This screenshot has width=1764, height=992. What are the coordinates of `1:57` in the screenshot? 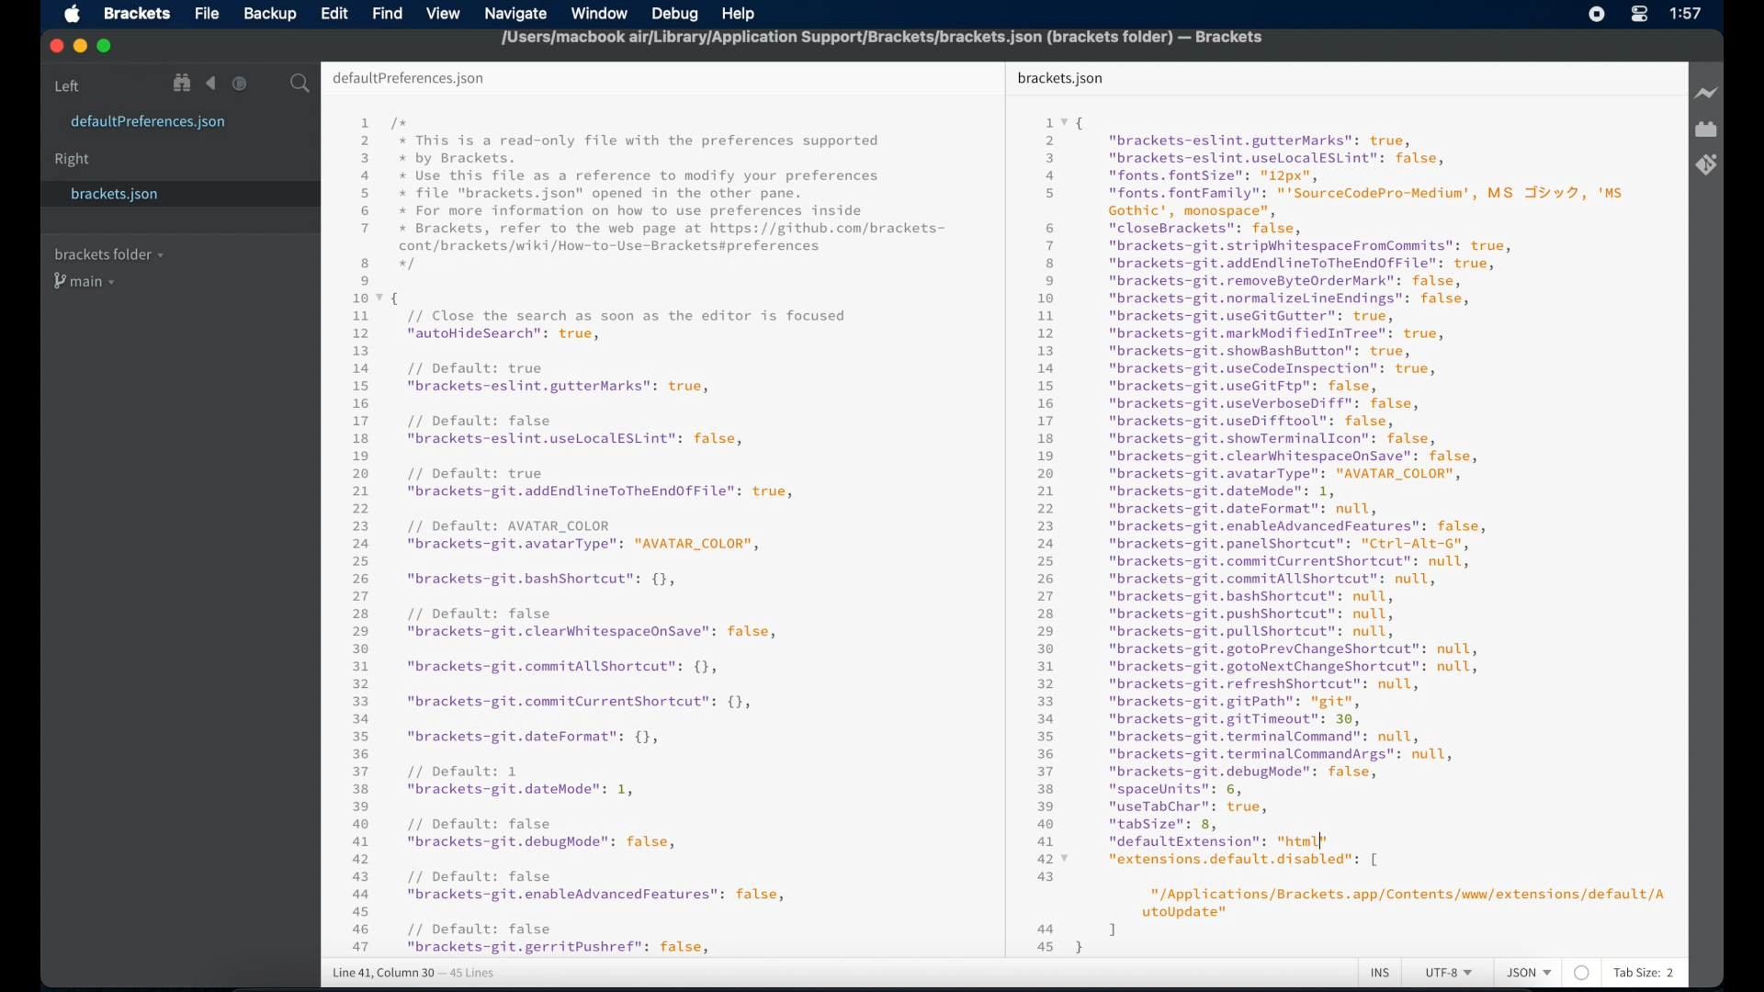 It's located at (1687, 14).